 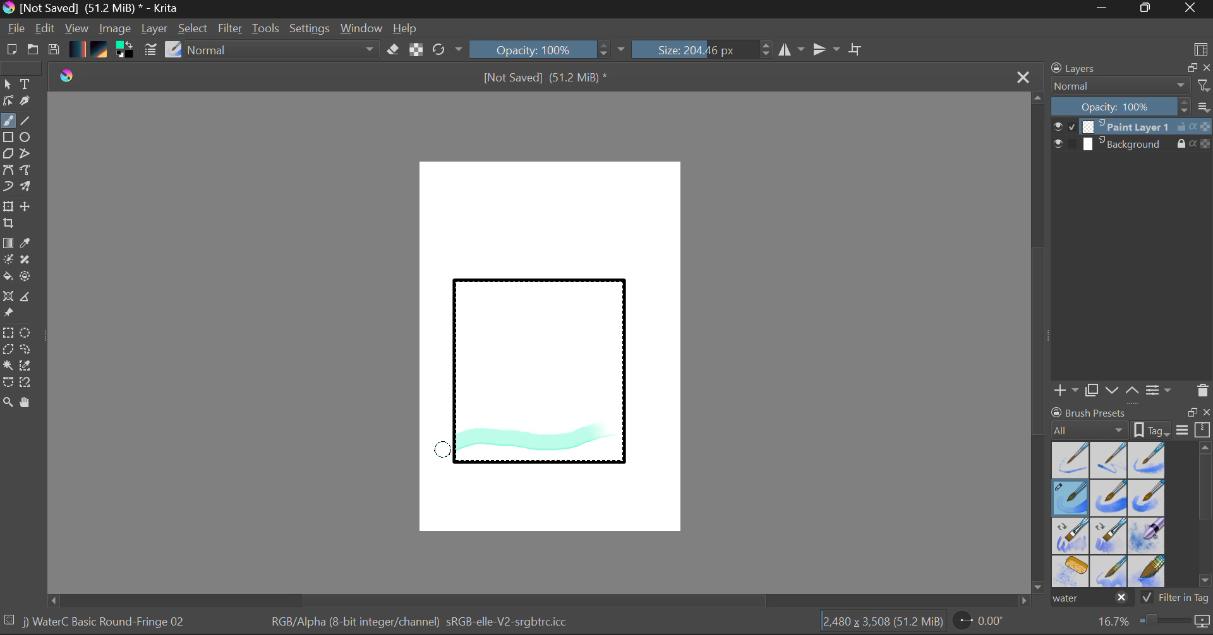 I want to click on Freehand Selection, so click(x=26, y=351).